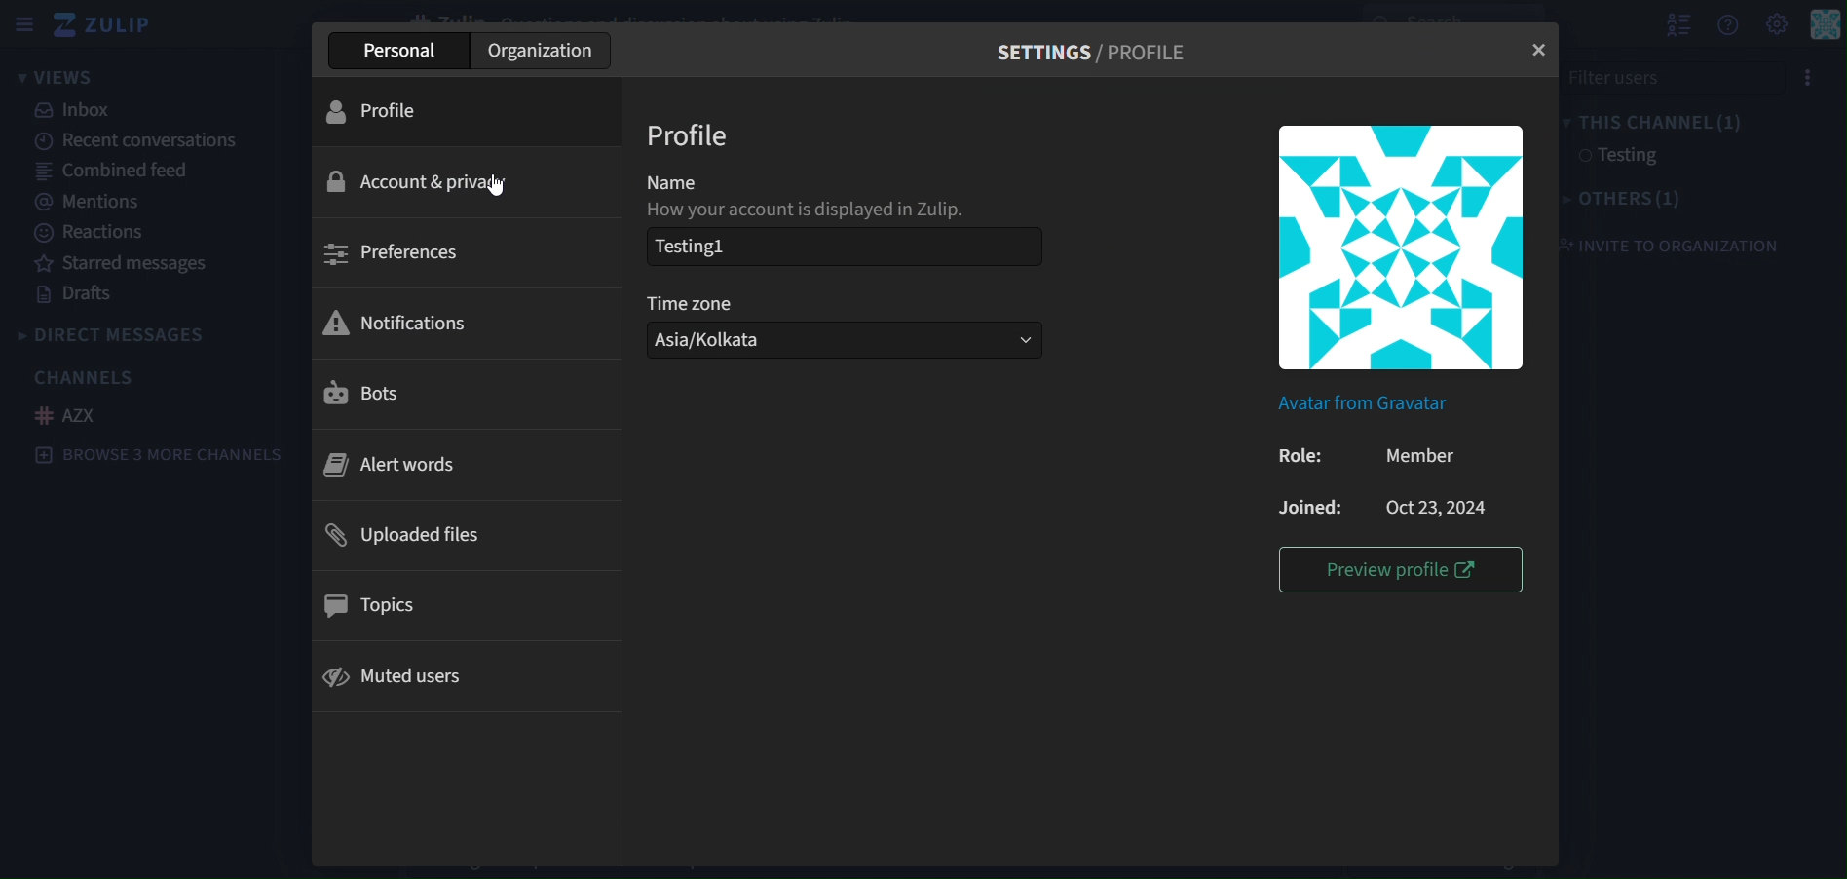 This screenshot has width=1847, height=879. What do you see at coordinates (93, 379) in the screenshot?
I see `channels` at bounding box center [93, 379].